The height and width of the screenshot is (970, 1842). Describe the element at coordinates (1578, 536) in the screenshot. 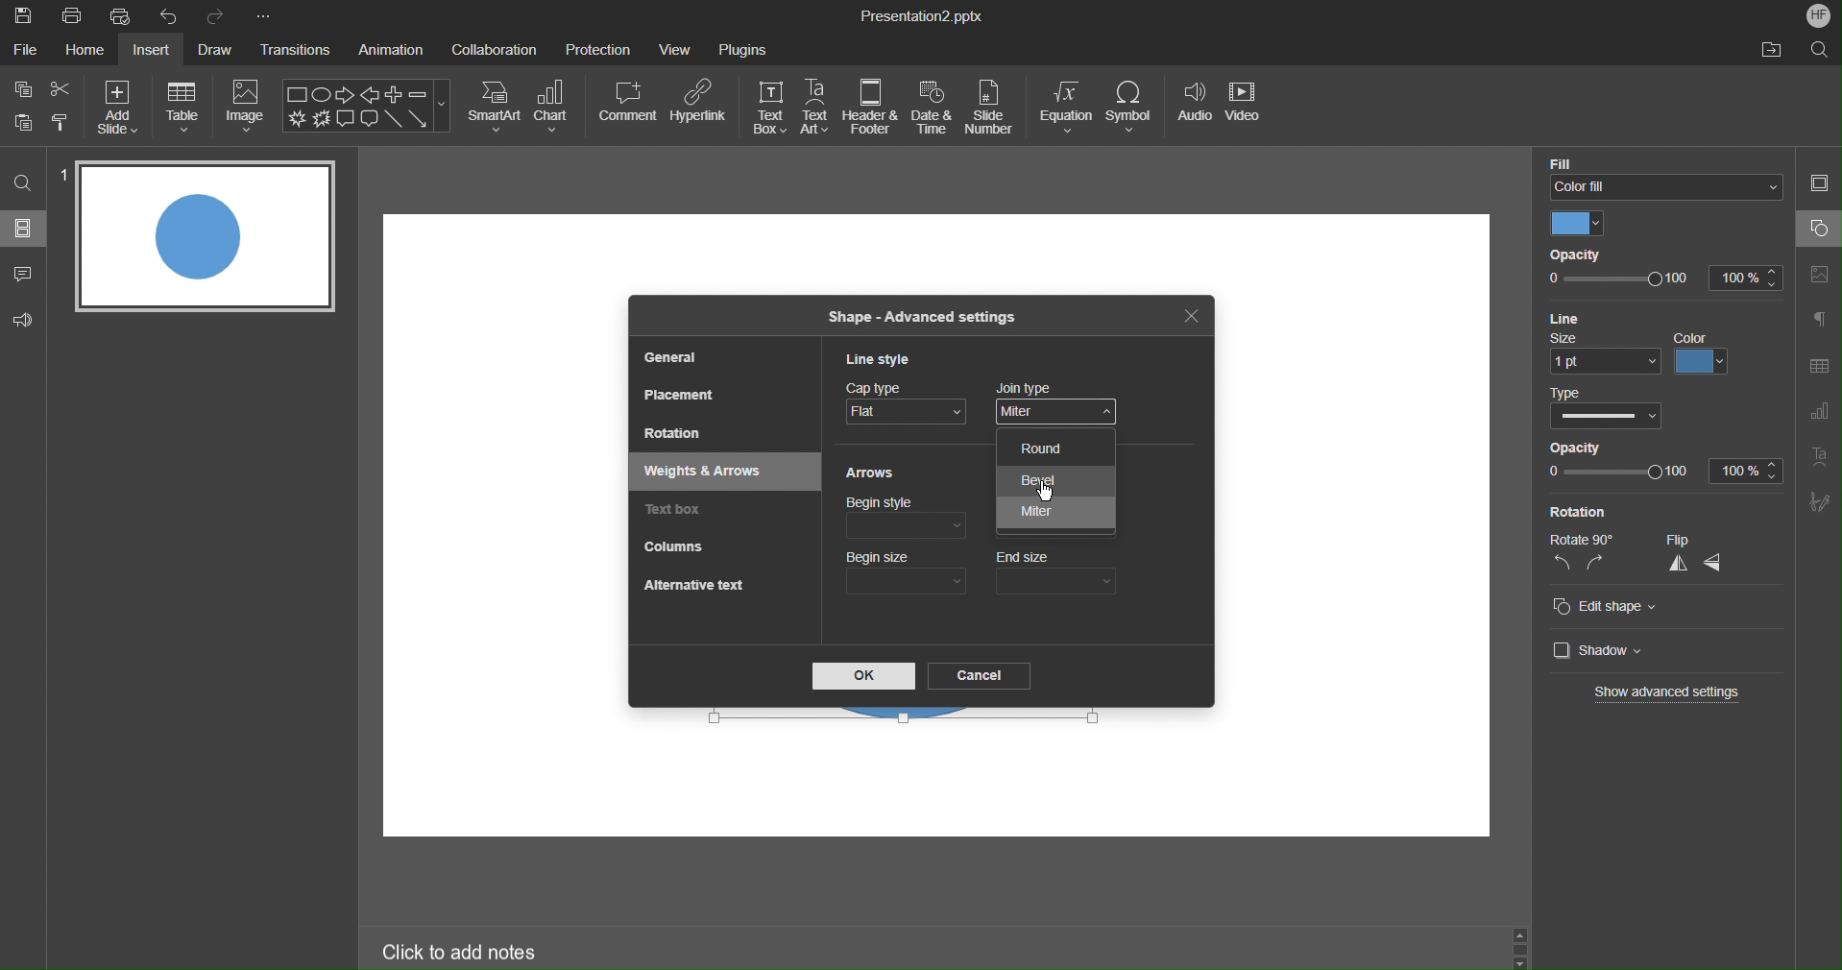

I see `Rotate 90` at that location.